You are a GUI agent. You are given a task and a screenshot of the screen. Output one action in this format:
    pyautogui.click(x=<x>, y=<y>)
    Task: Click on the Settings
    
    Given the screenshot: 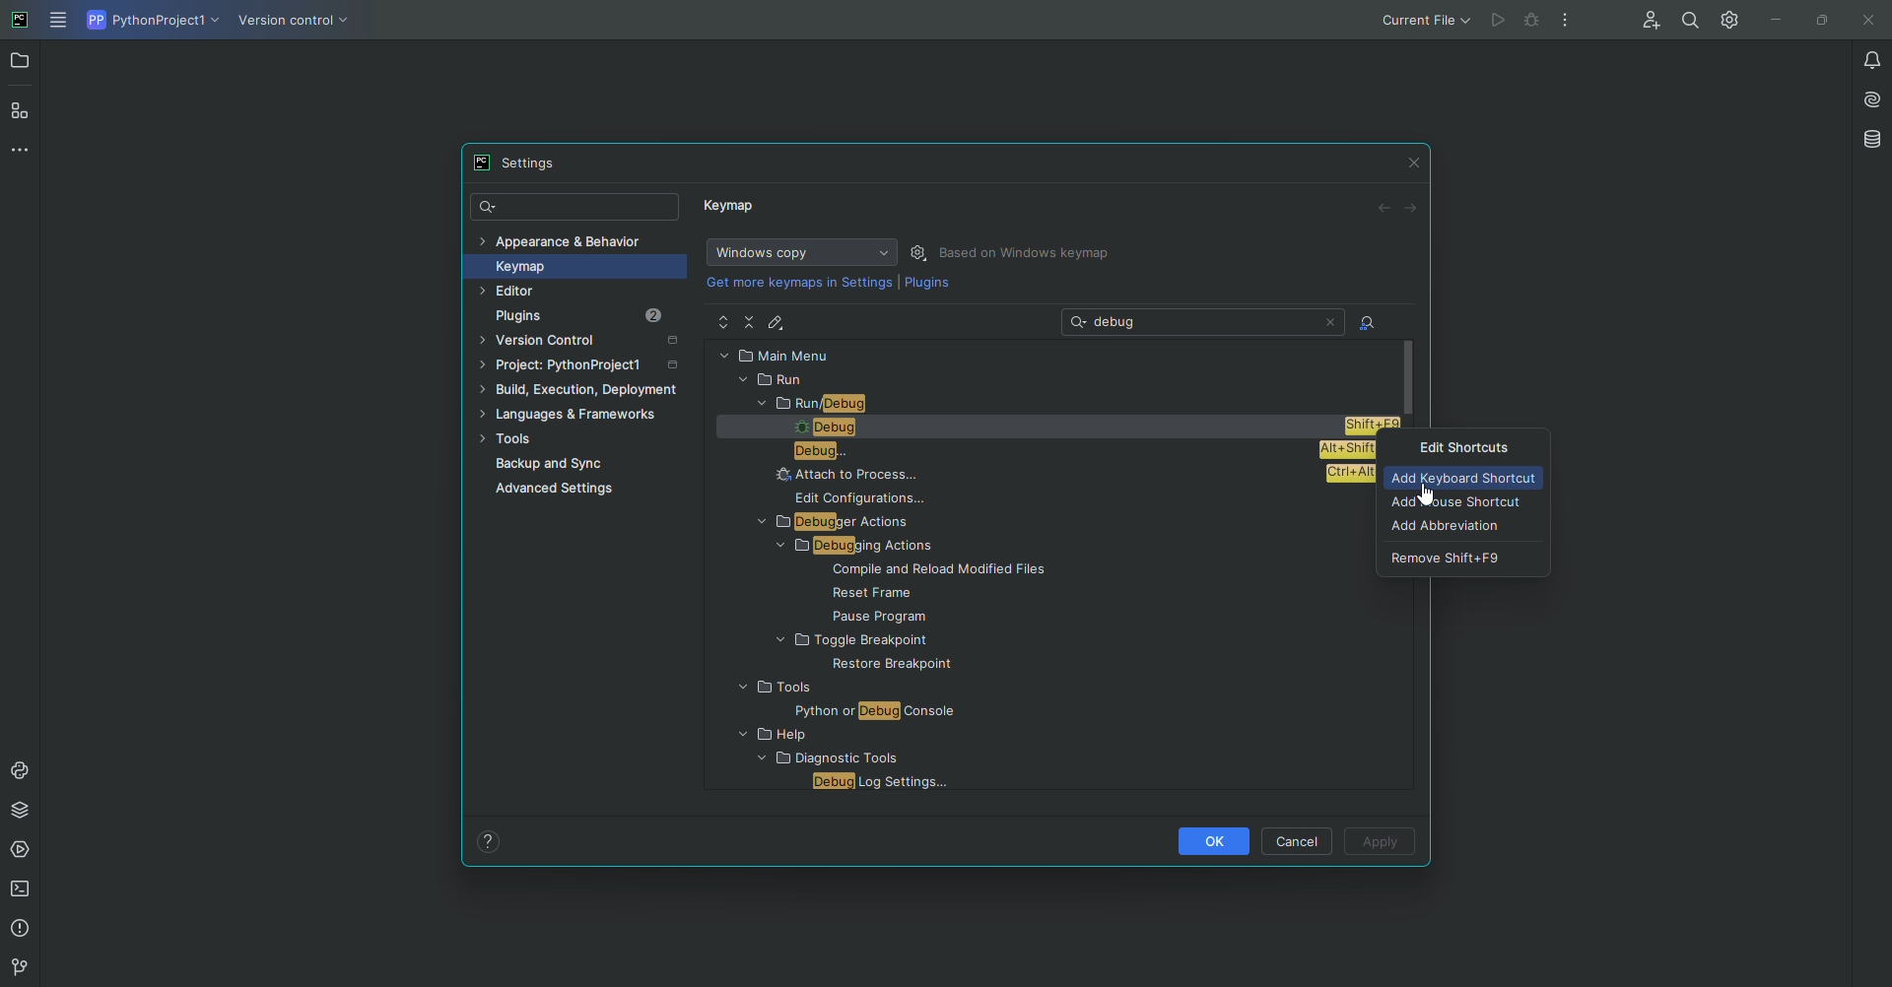 What is the action you would take?
    pyautogui.click(x=921, y=252)
    